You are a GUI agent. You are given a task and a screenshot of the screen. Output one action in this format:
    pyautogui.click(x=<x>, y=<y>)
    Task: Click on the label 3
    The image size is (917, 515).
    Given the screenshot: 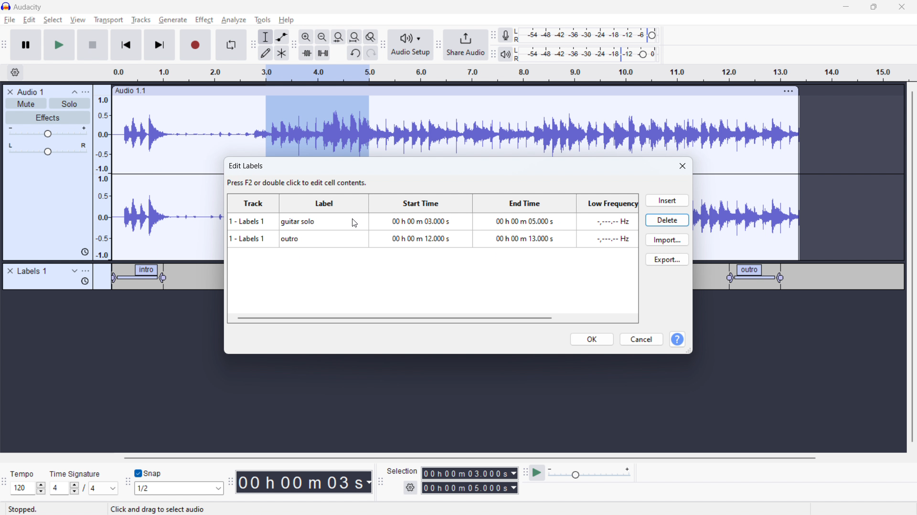 What is the action you would take?
    pyautogui.click(x=756, y=276)
    